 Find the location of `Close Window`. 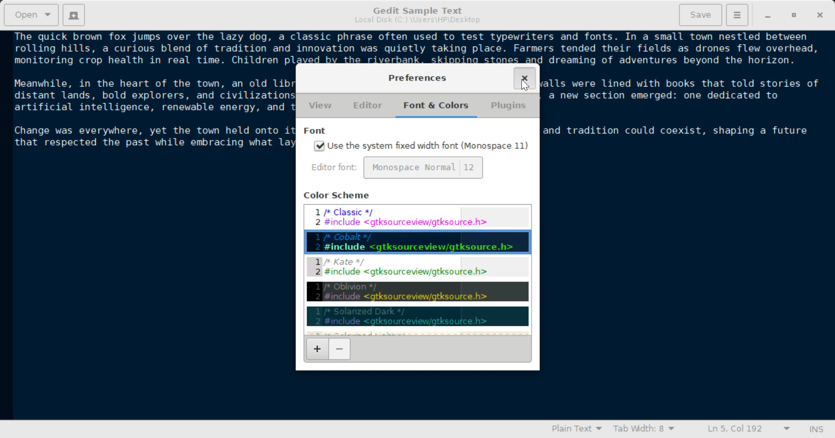

Close Window is located at coordinates (819, 15).